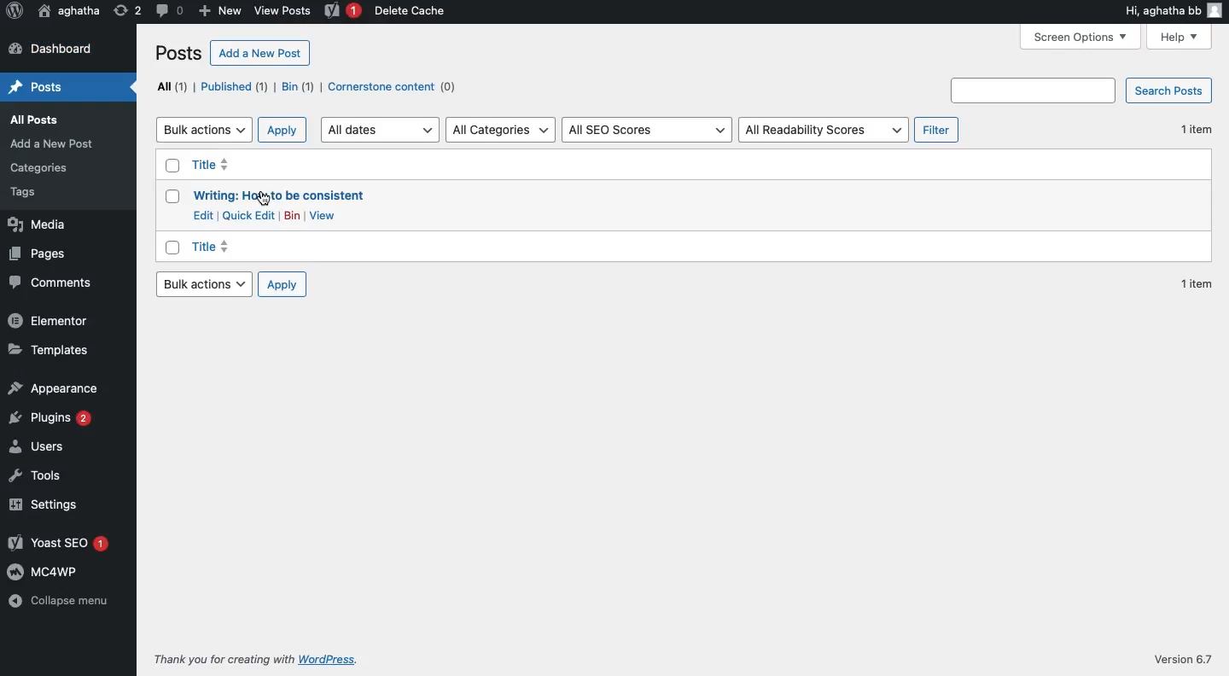 This screenshot has width=1229, height=676. Describe the element at coordinates (201, 216) in the screenshot. I see `Edit` at that location.